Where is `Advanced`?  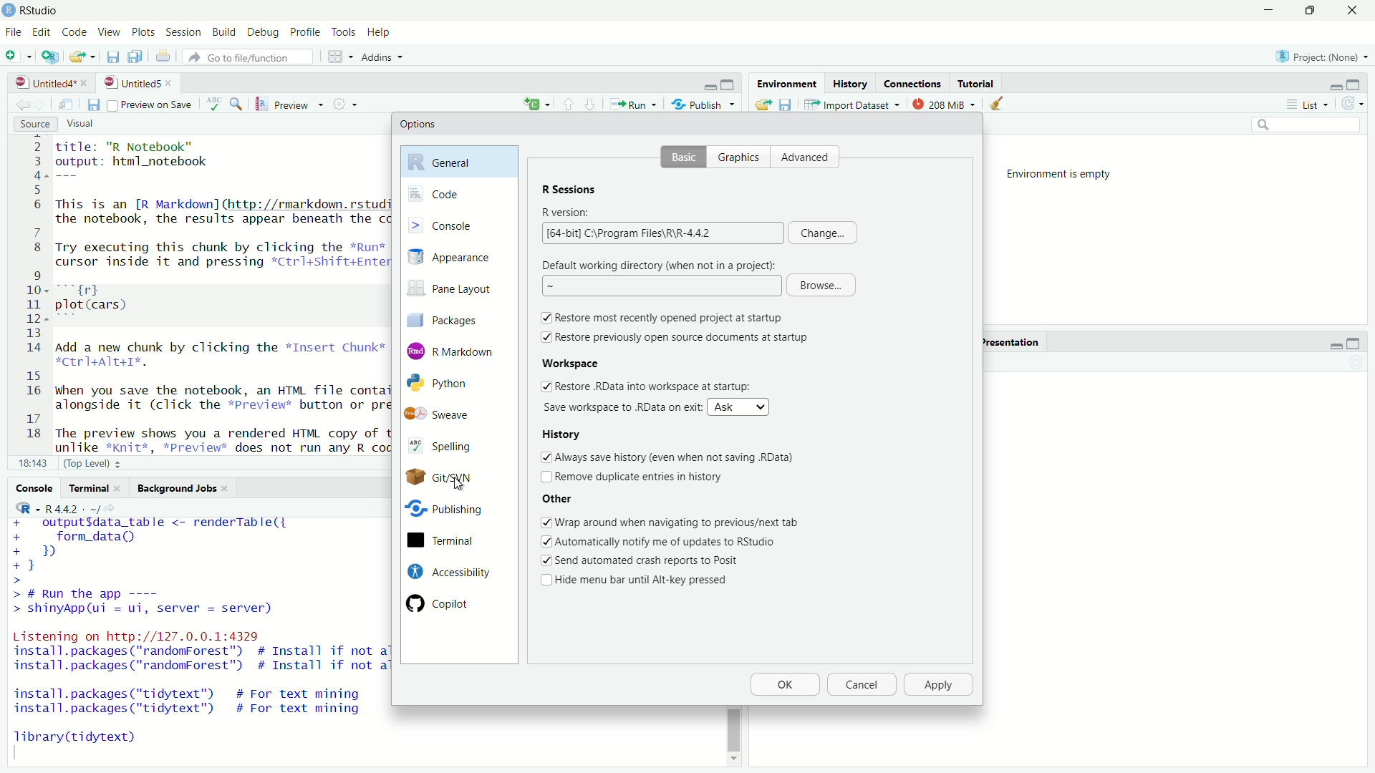 Advanced is located at coordinates (809, 157).